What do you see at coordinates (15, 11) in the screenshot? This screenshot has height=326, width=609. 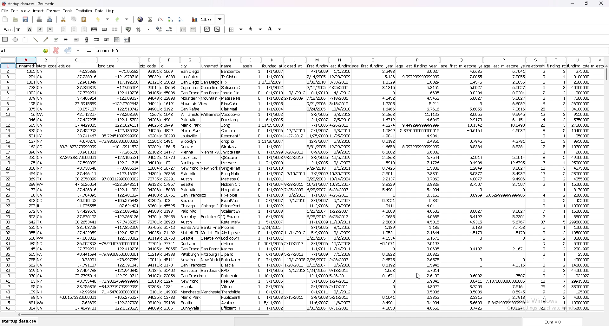 I see `edit` at bounding box center [15, 11].